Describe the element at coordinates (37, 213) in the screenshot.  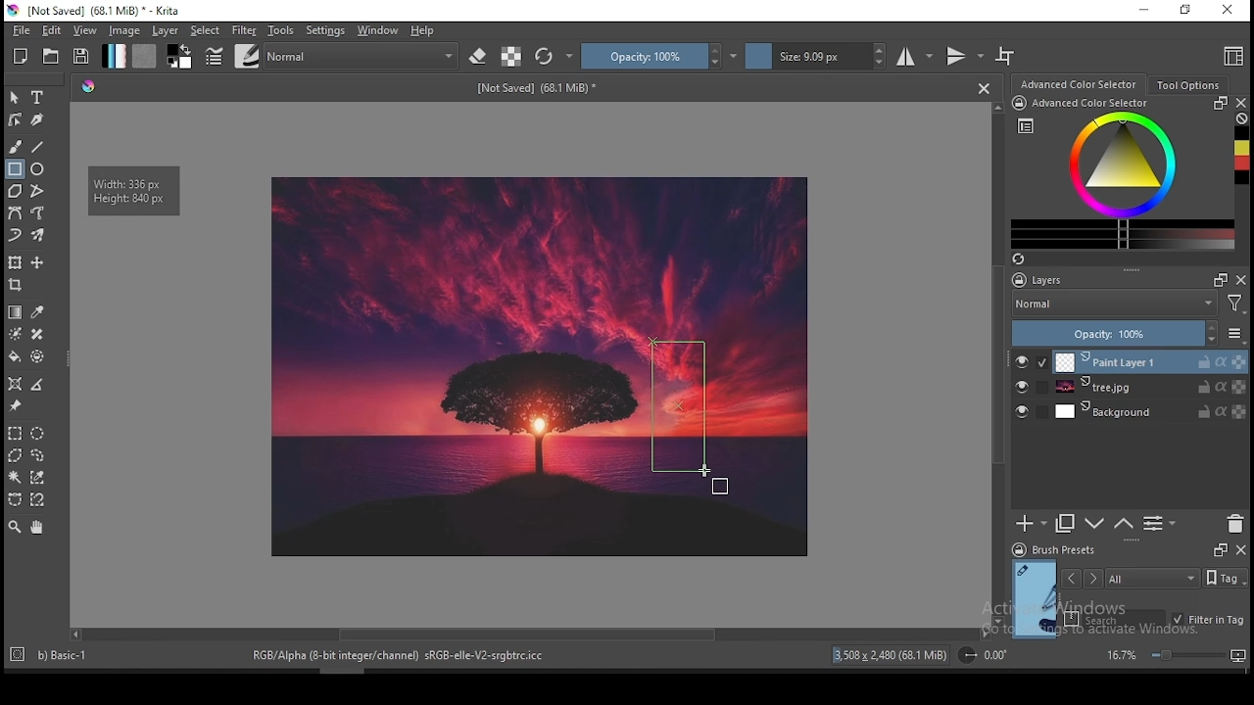
I see `freehand path tool` at that location.